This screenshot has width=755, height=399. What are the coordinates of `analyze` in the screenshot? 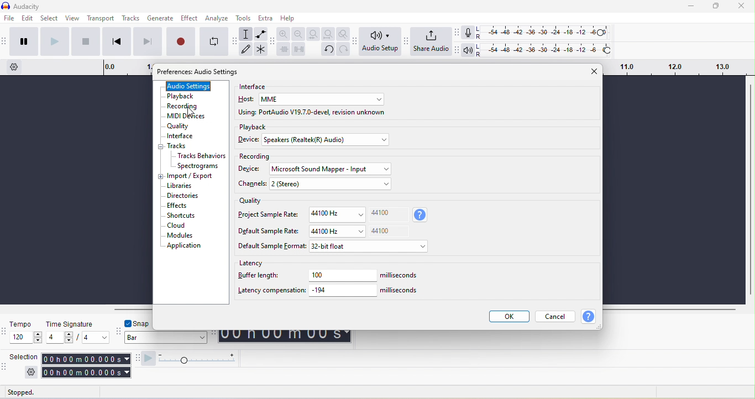 It's located at (217, 19).